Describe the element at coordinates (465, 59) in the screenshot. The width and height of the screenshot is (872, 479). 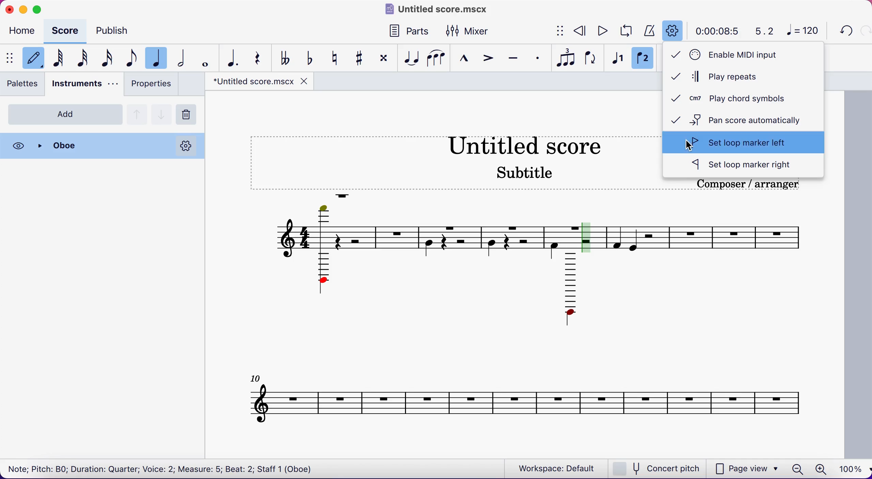
I see `marcato` at that location.